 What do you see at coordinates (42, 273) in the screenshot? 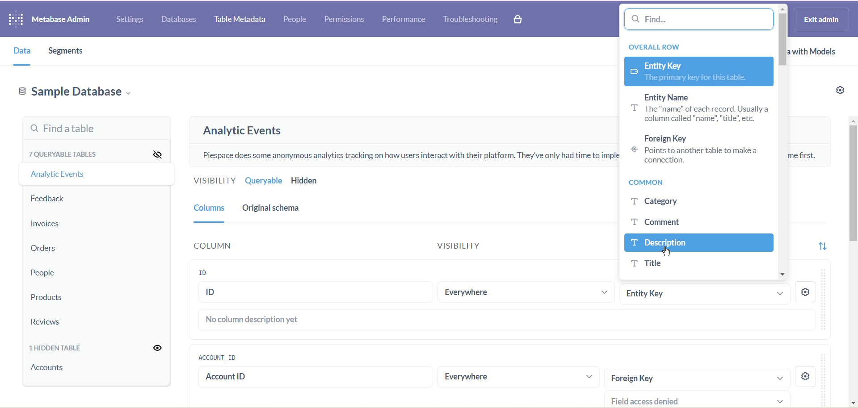
I see `people` at bounding box center [42, 273].